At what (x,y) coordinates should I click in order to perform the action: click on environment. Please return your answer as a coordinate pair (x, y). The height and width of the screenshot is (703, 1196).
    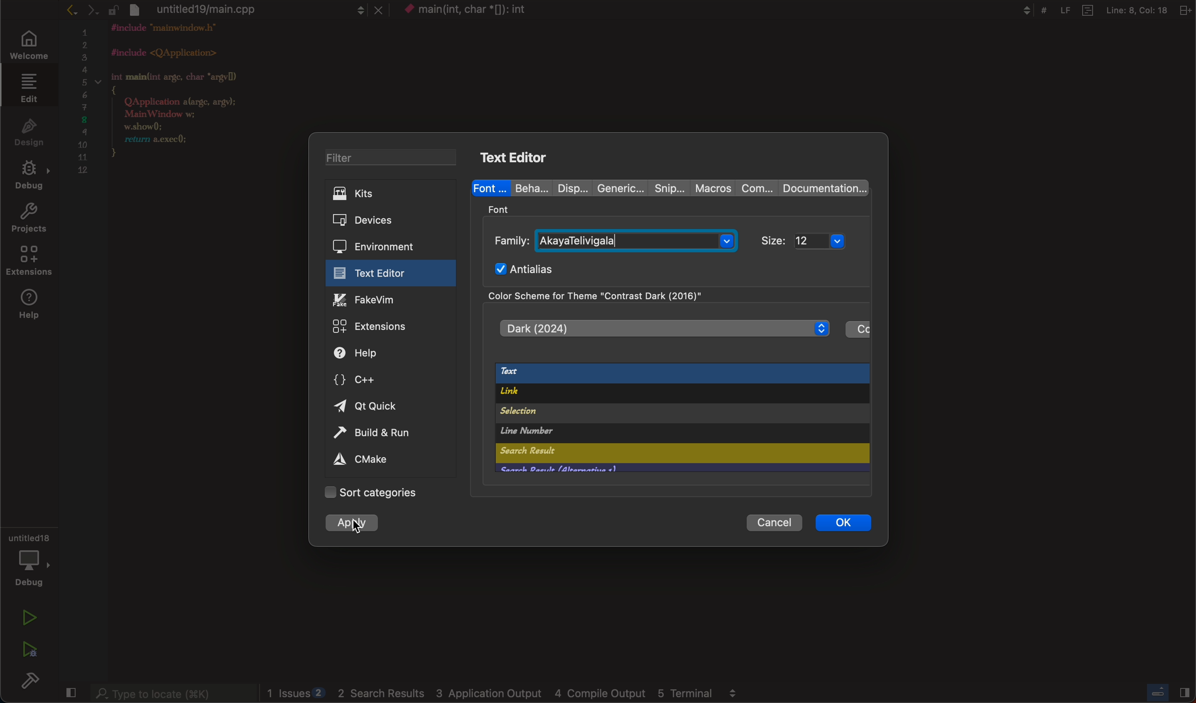
    Looking at the image, I should click on (383, 245).